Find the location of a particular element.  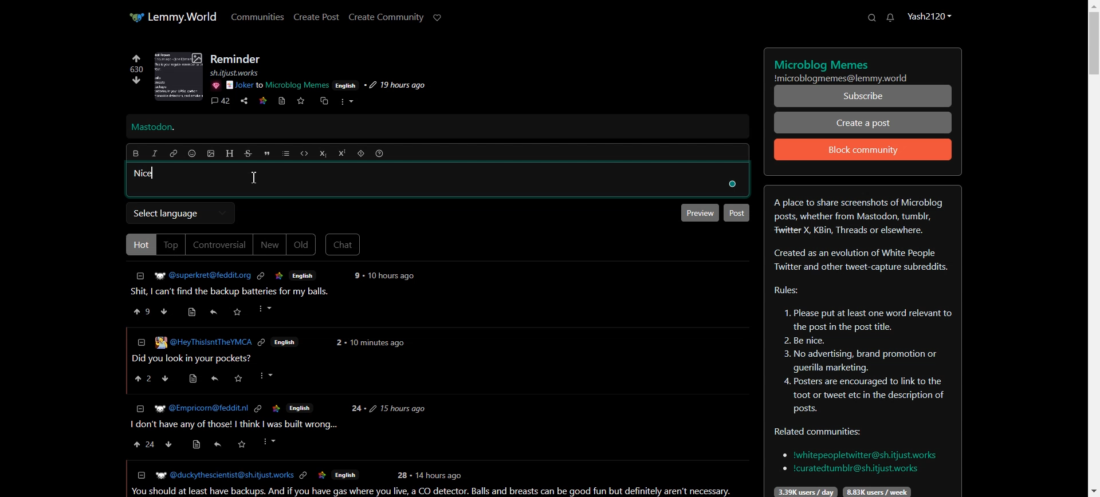

10 minutes ago is located at coordinates (377, 344).